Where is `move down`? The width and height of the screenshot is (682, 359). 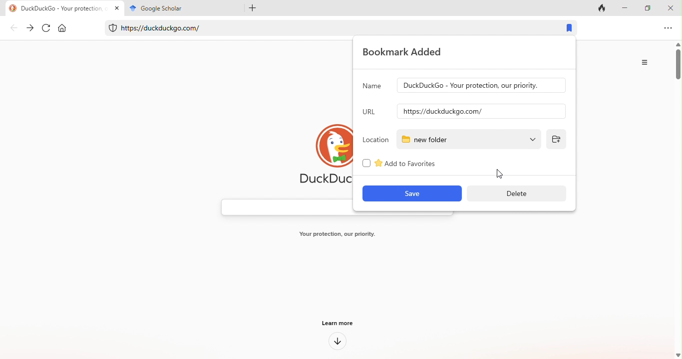
move down is located at coordinates (678, 355).